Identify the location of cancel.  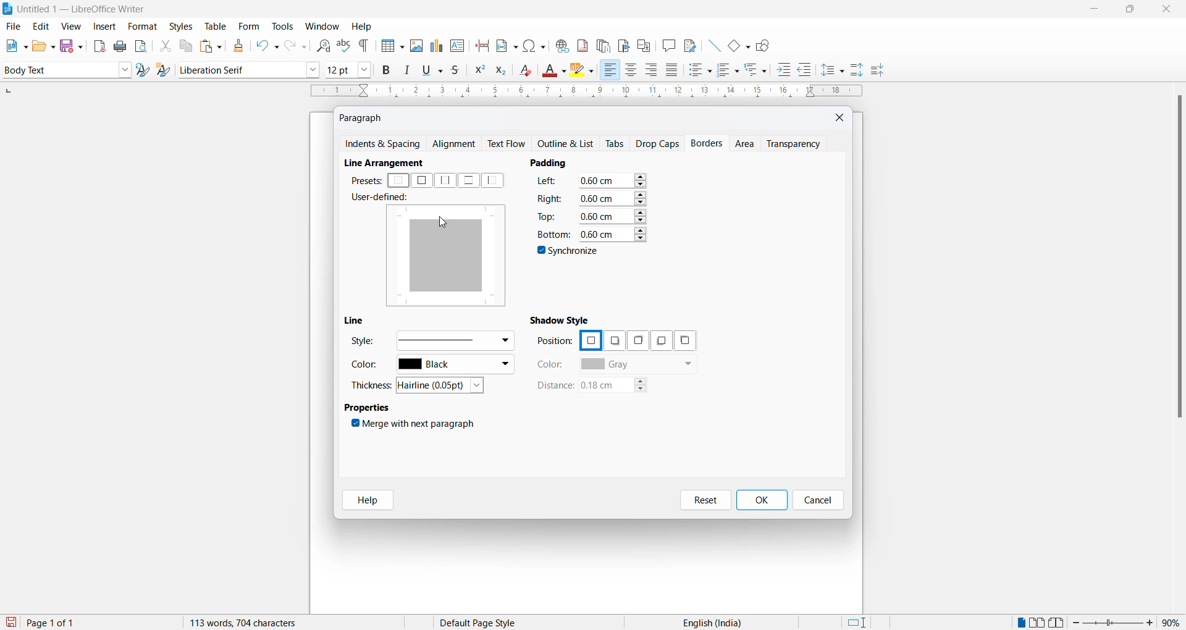
(818, 500).